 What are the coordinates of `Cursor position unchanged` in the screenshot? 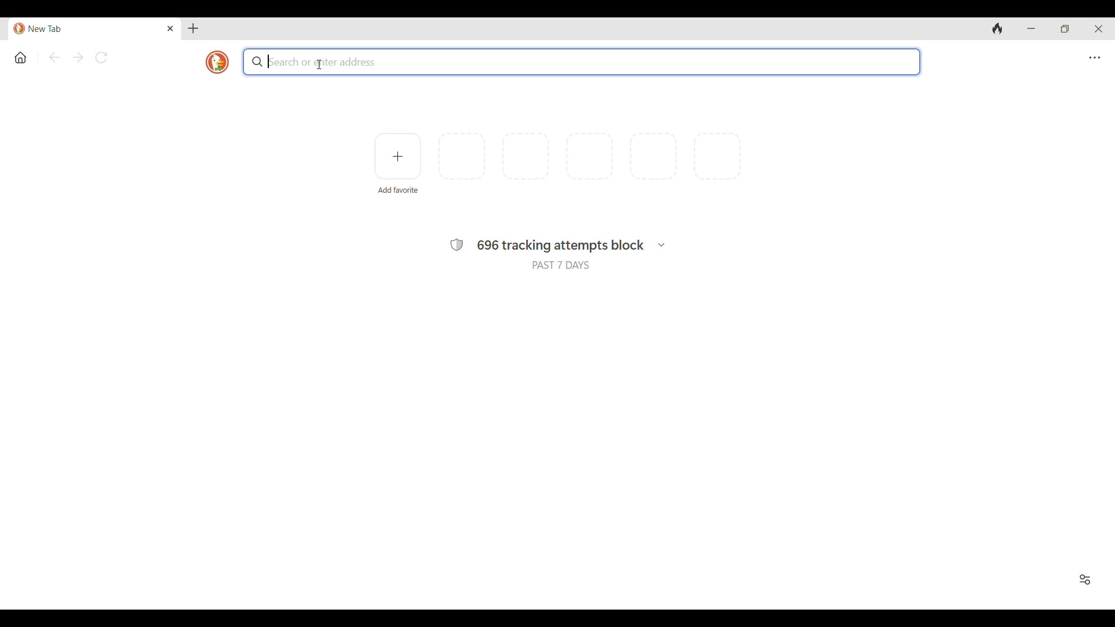 It's located at (319, 64).